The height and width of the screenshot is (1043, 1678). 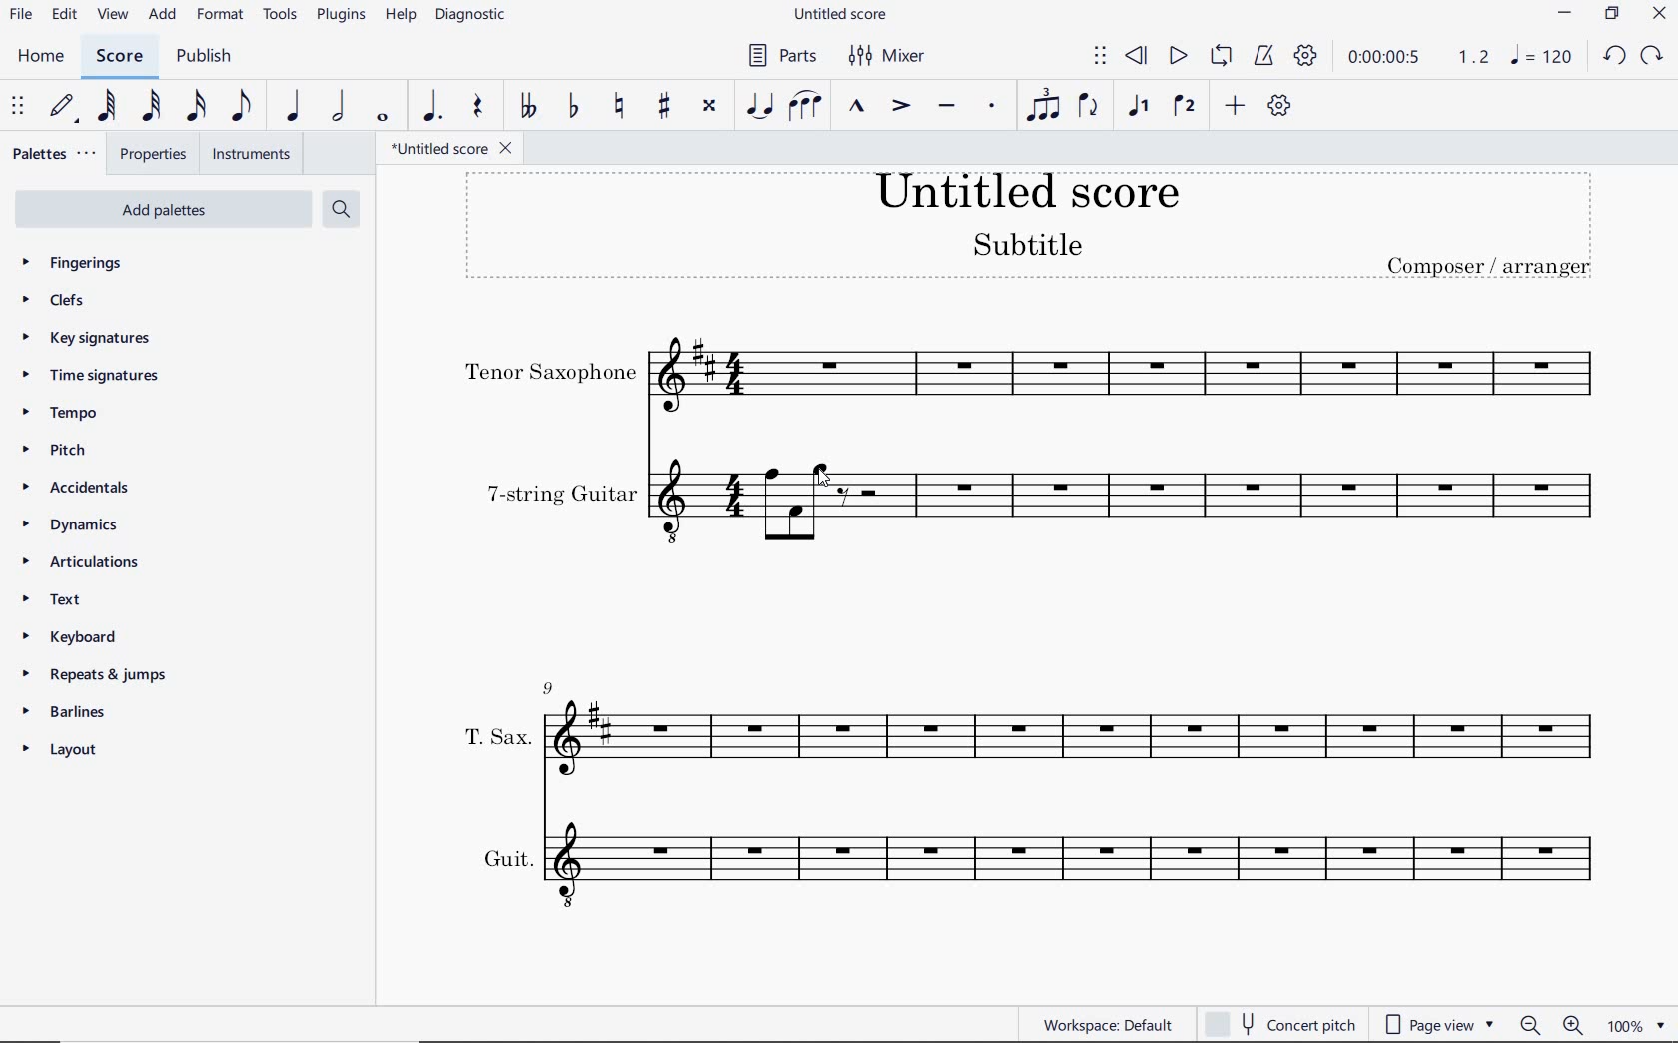 What do you see at coordinates (70, 711) in the screenshot?
I see `BARLINES` at bounding box center [70, 711].